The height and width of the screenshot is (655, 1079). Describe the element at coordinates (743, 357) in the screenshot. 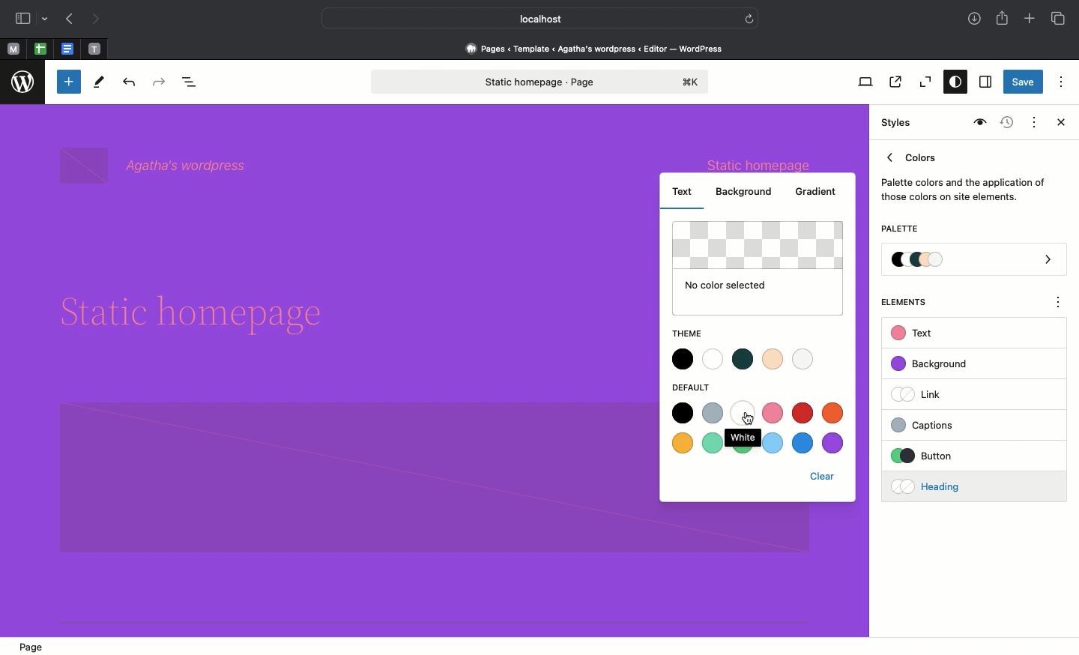

I see `Theme color` at that location.